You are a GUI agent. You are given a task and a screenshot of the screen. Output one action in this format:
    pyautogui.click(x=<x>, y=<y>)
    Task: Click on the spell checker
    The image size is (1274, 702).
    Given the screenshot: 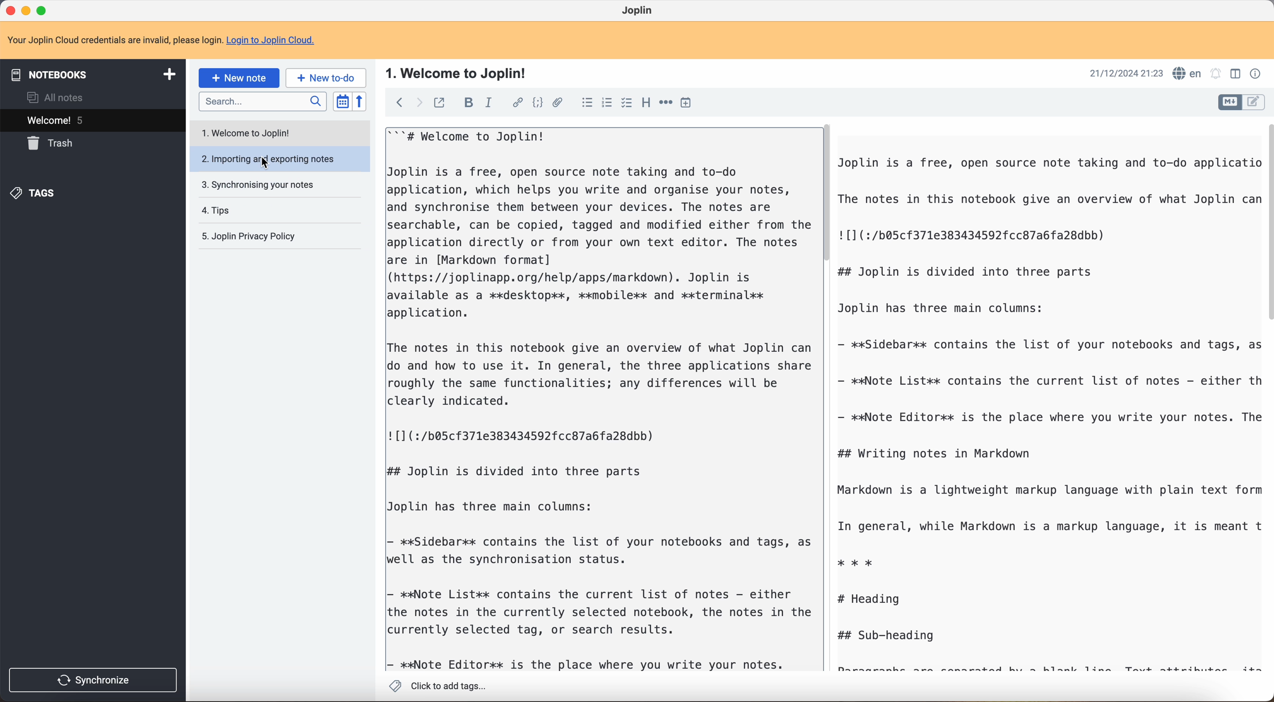 What is the action you would take?
    pyautogui.click(x=1187, y=72)
    